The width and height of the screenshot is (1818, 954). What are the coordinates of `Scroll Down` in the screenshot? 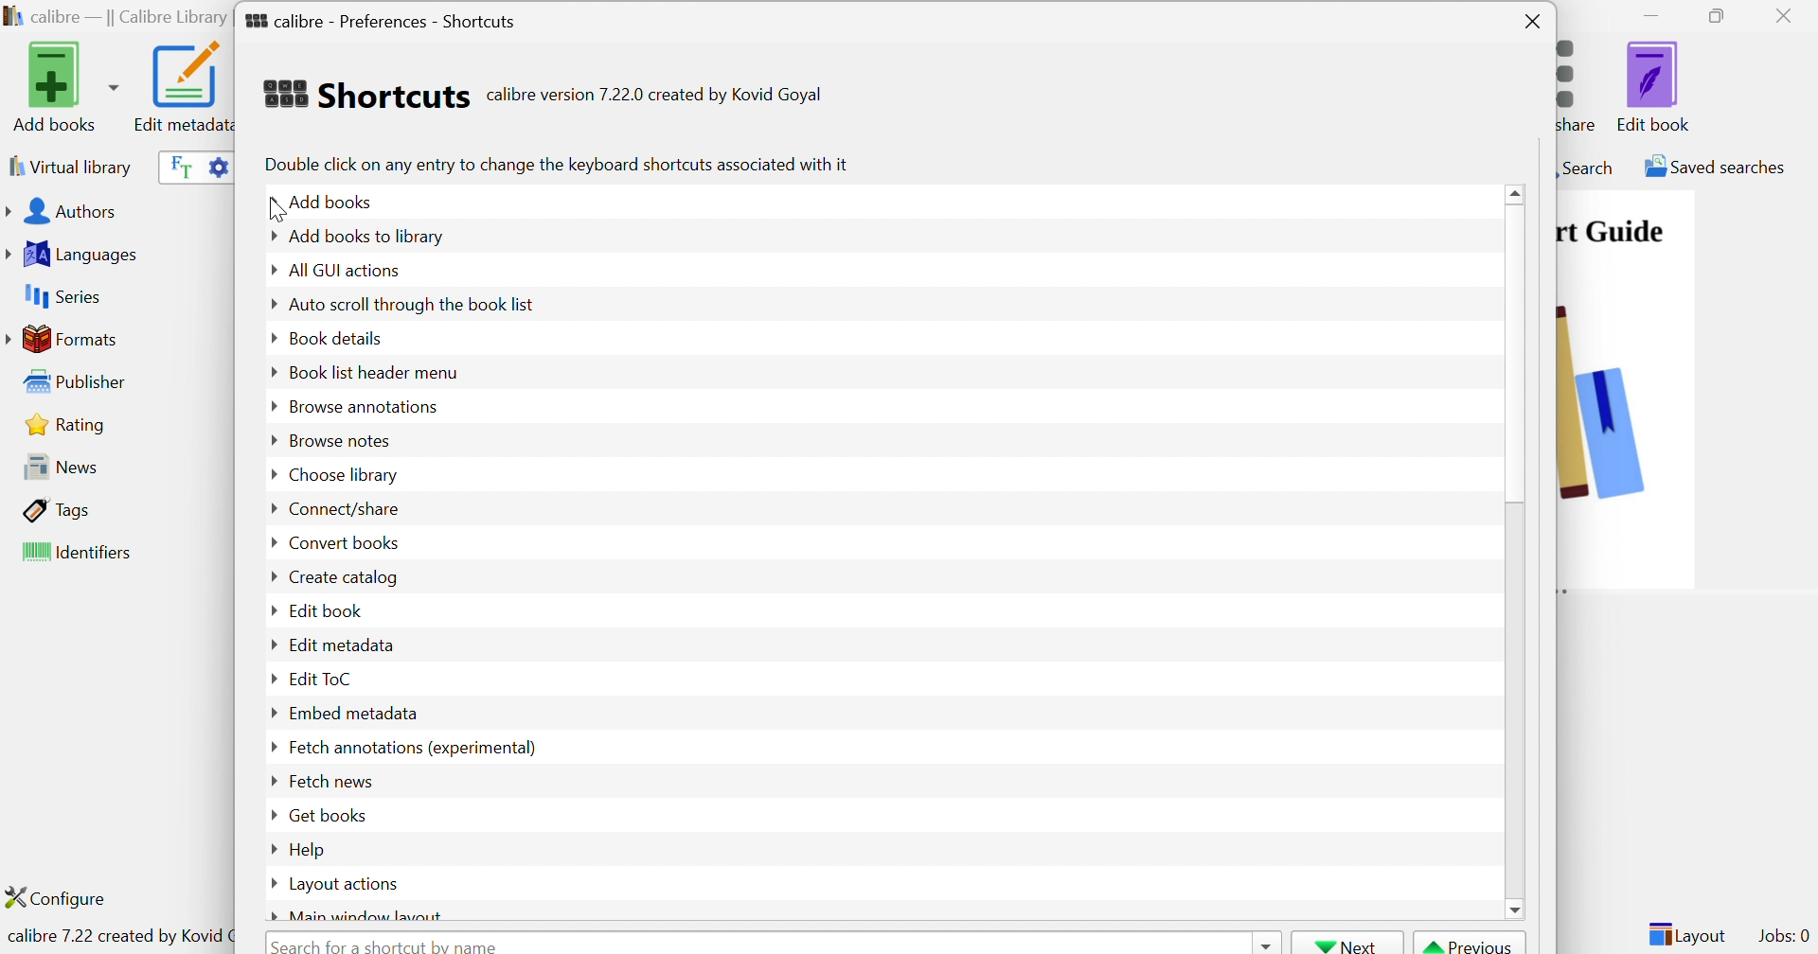 It's located at (1516, 908).